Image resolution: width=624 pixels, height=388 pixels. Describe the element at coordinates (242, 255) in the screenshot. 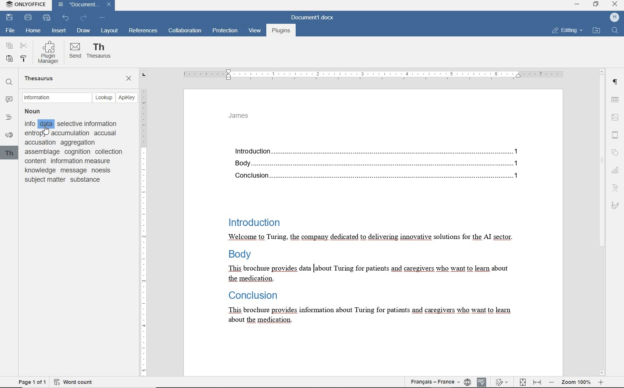

I see `Body` at that location.